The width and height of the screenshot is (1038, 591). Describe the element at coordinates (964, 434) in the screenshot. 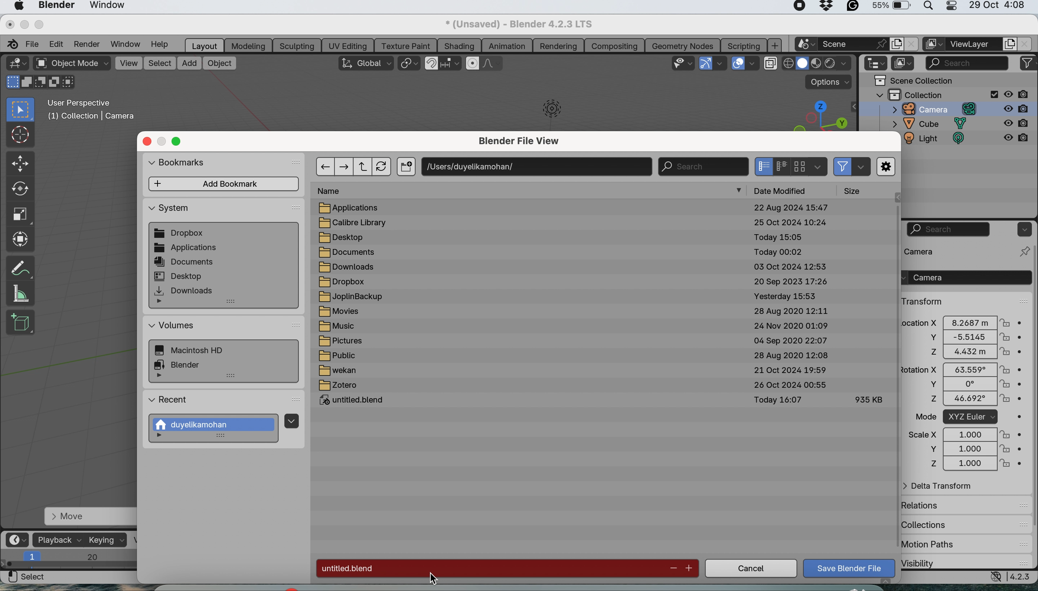

I see `scale x 1.000` at that location.